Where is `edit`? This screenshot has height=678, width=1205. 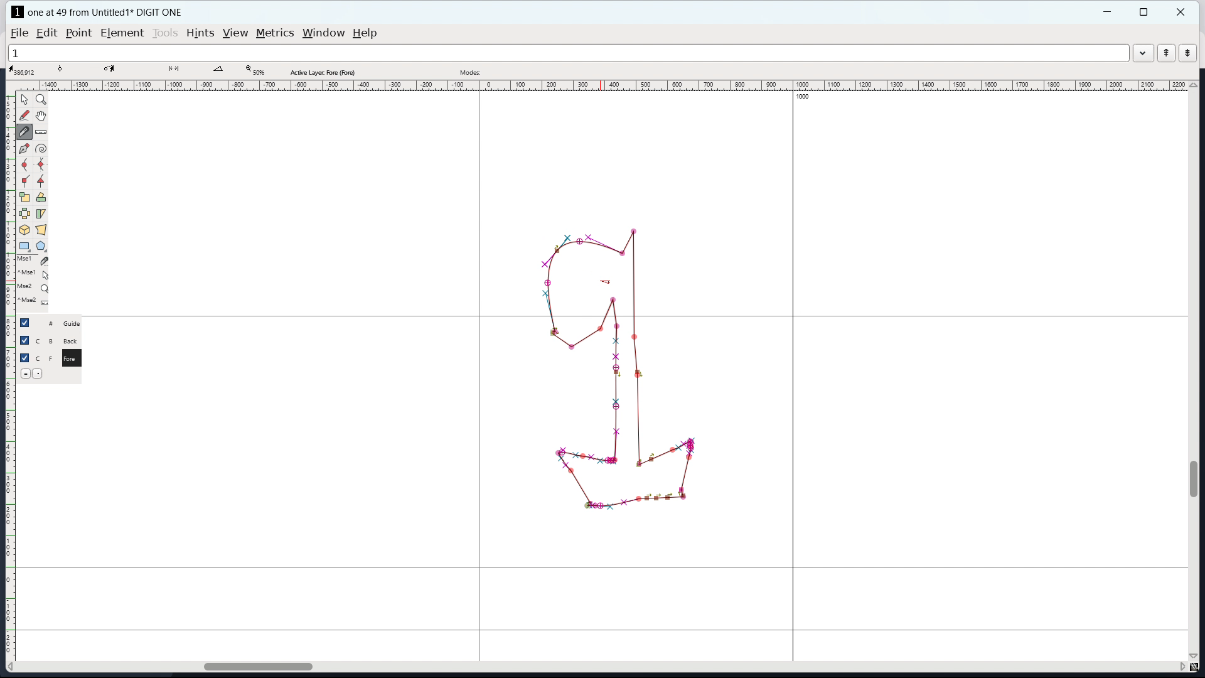
edit is located at coordinates (46, 33).